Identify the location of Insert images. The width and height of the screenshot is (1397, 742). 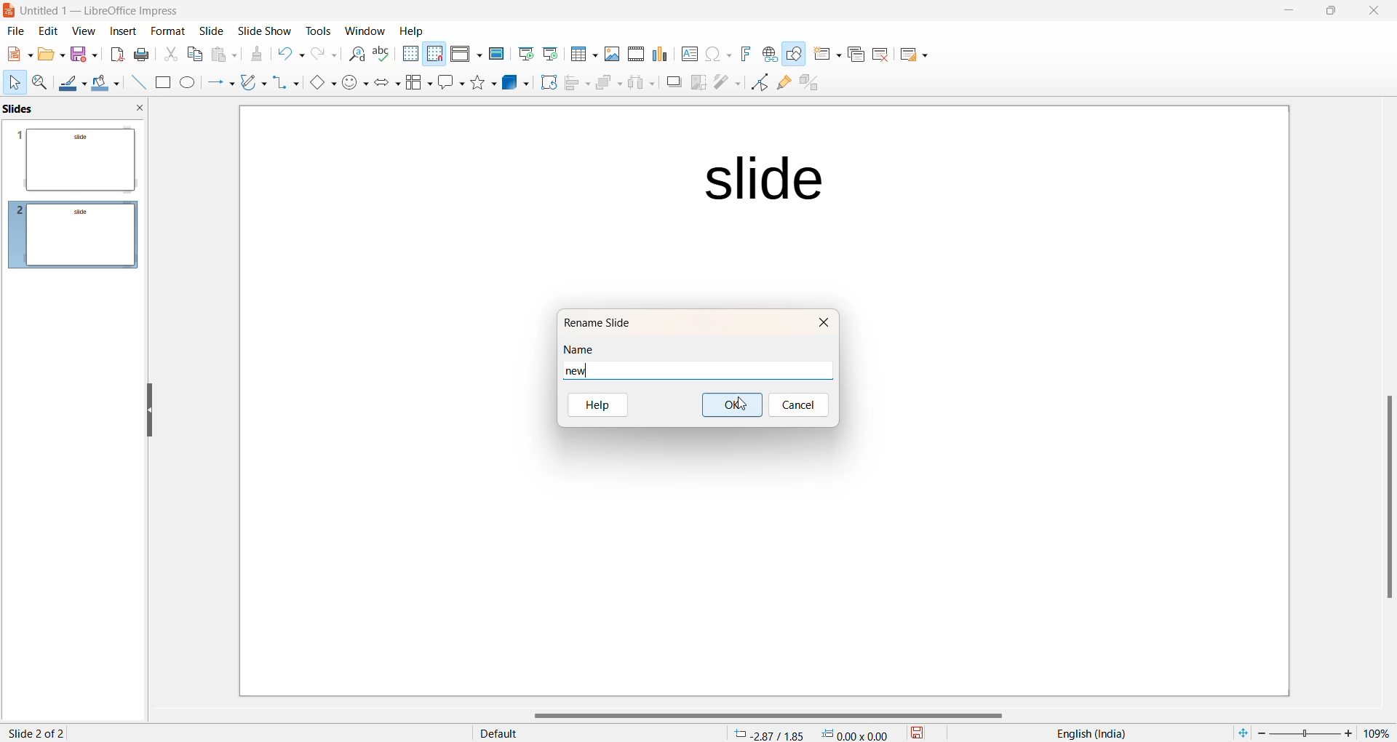
(610, 52).